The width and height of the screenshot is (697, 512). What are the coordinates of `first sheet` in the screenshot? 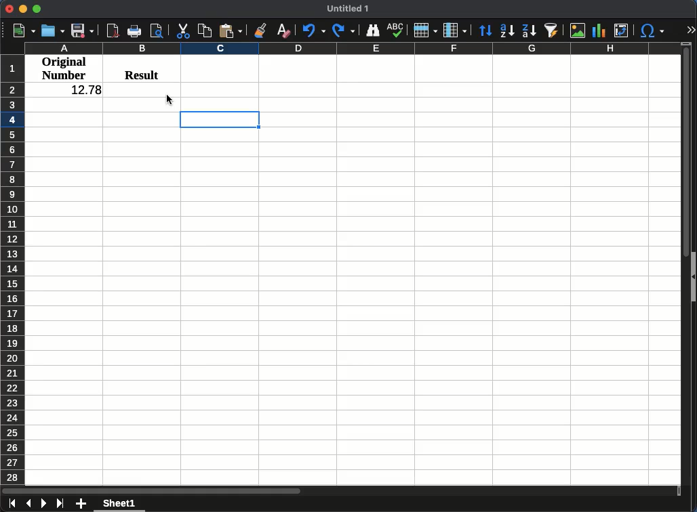 It's located at (10, 505).